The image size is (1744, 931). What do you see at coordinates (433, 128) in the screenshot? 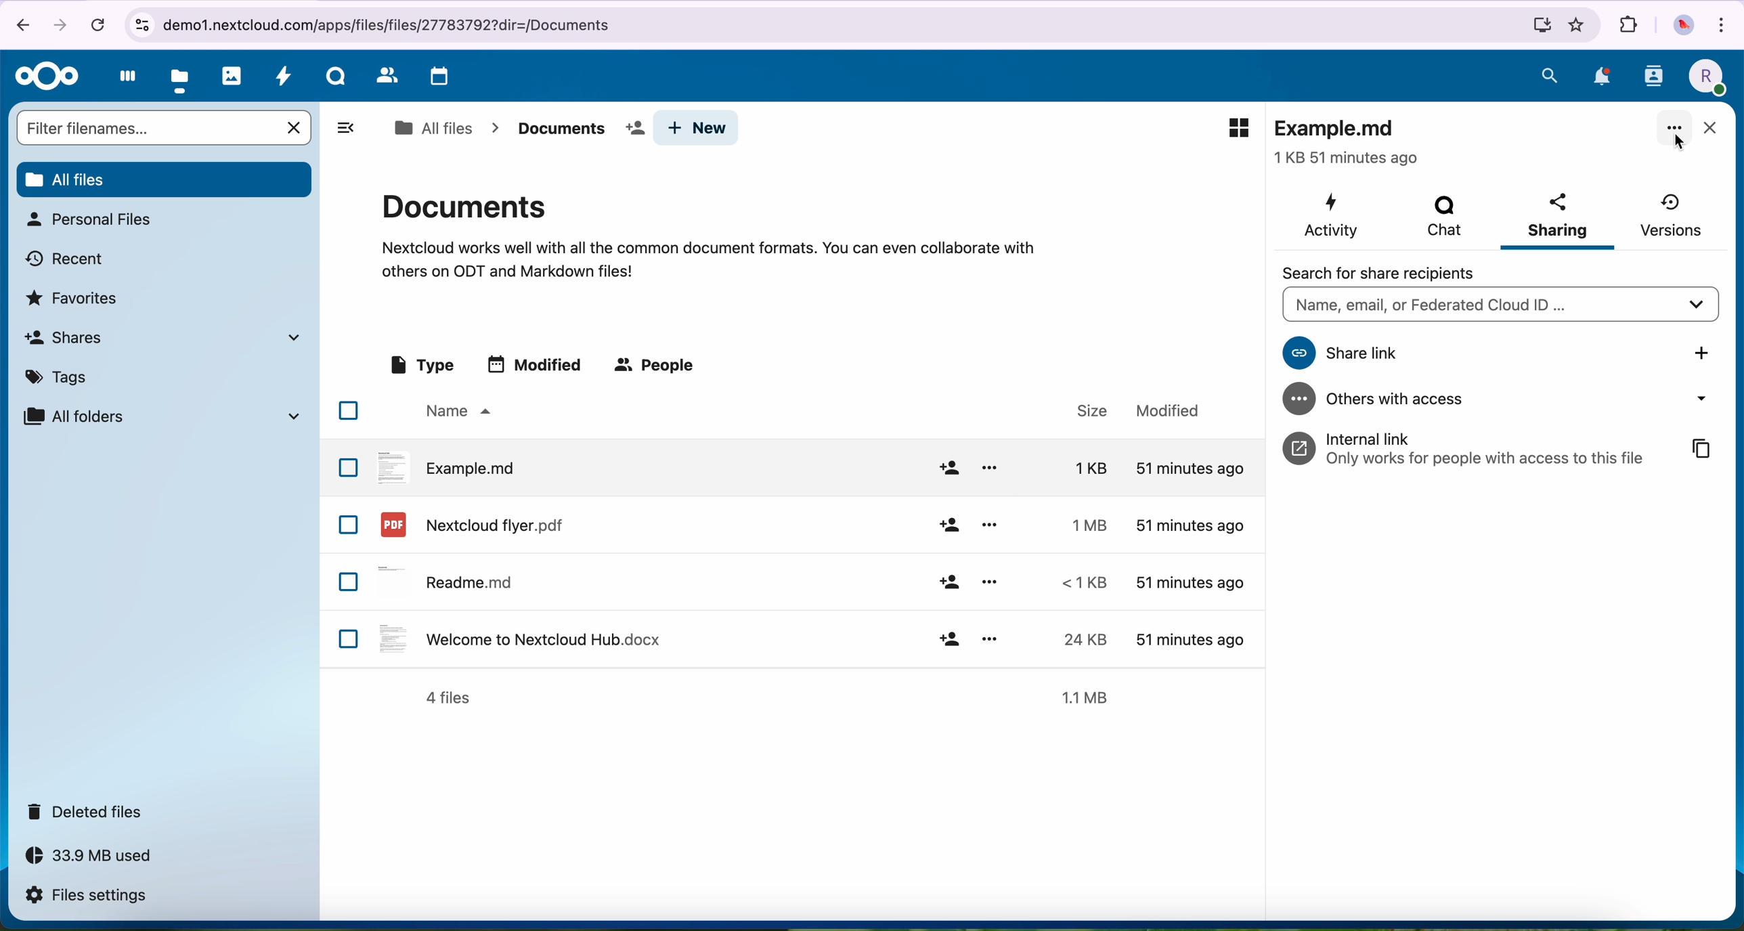
I see `all files` at bounding box center [433, 128].